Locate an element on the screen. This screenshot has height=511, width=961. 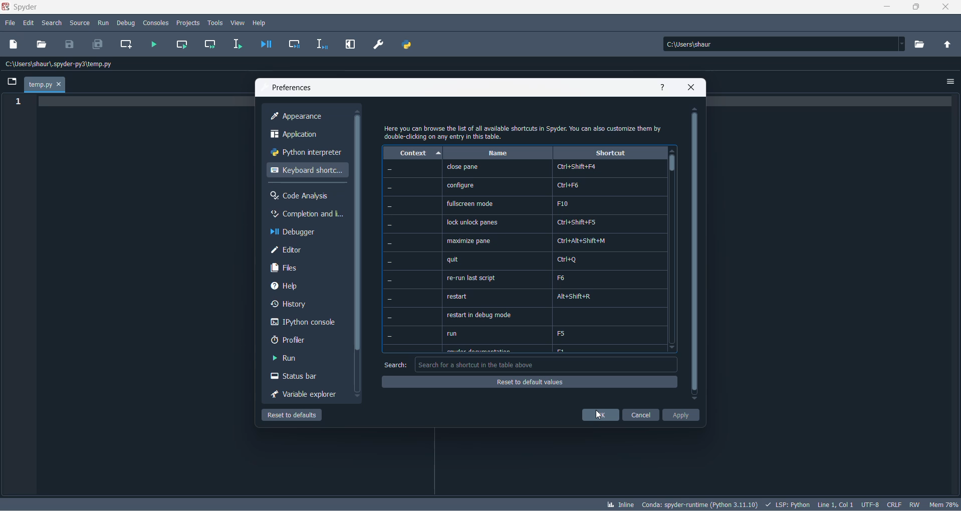
debug selection is located at coordinates (321, 45).